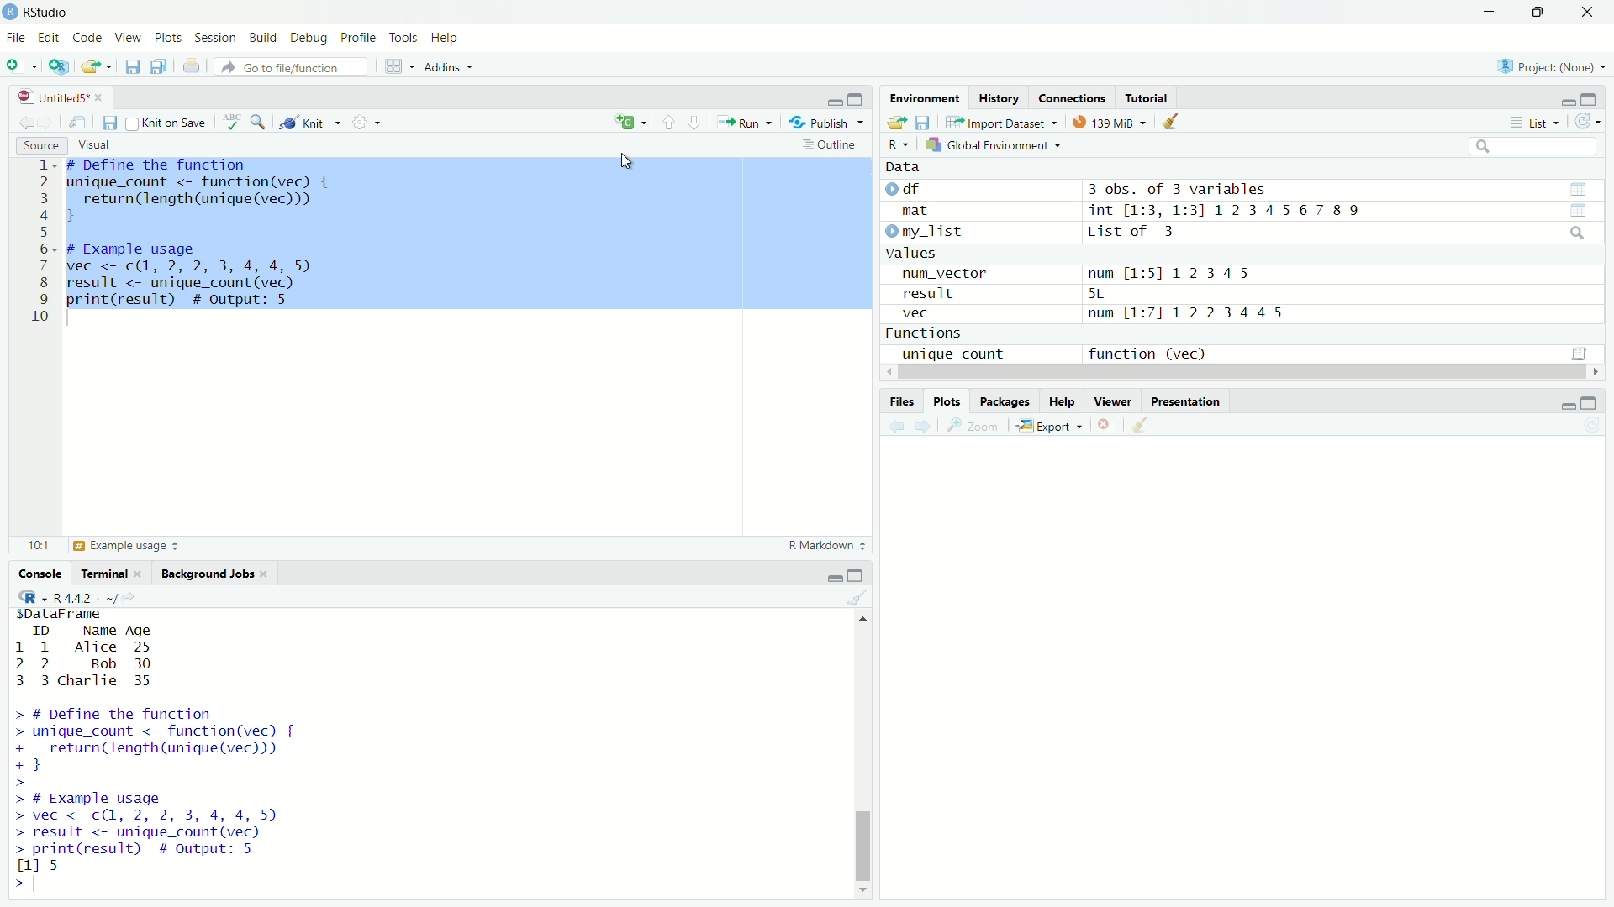 The width and height of the screenshot is (1614, 907). I want to click on new file, so click(14, 64).